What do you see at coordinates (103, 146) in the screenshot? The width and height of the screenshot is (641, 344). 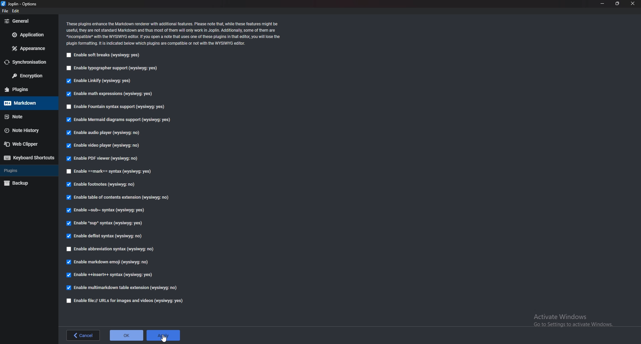 I see `Enable video player` at bounding box center [103, 146].